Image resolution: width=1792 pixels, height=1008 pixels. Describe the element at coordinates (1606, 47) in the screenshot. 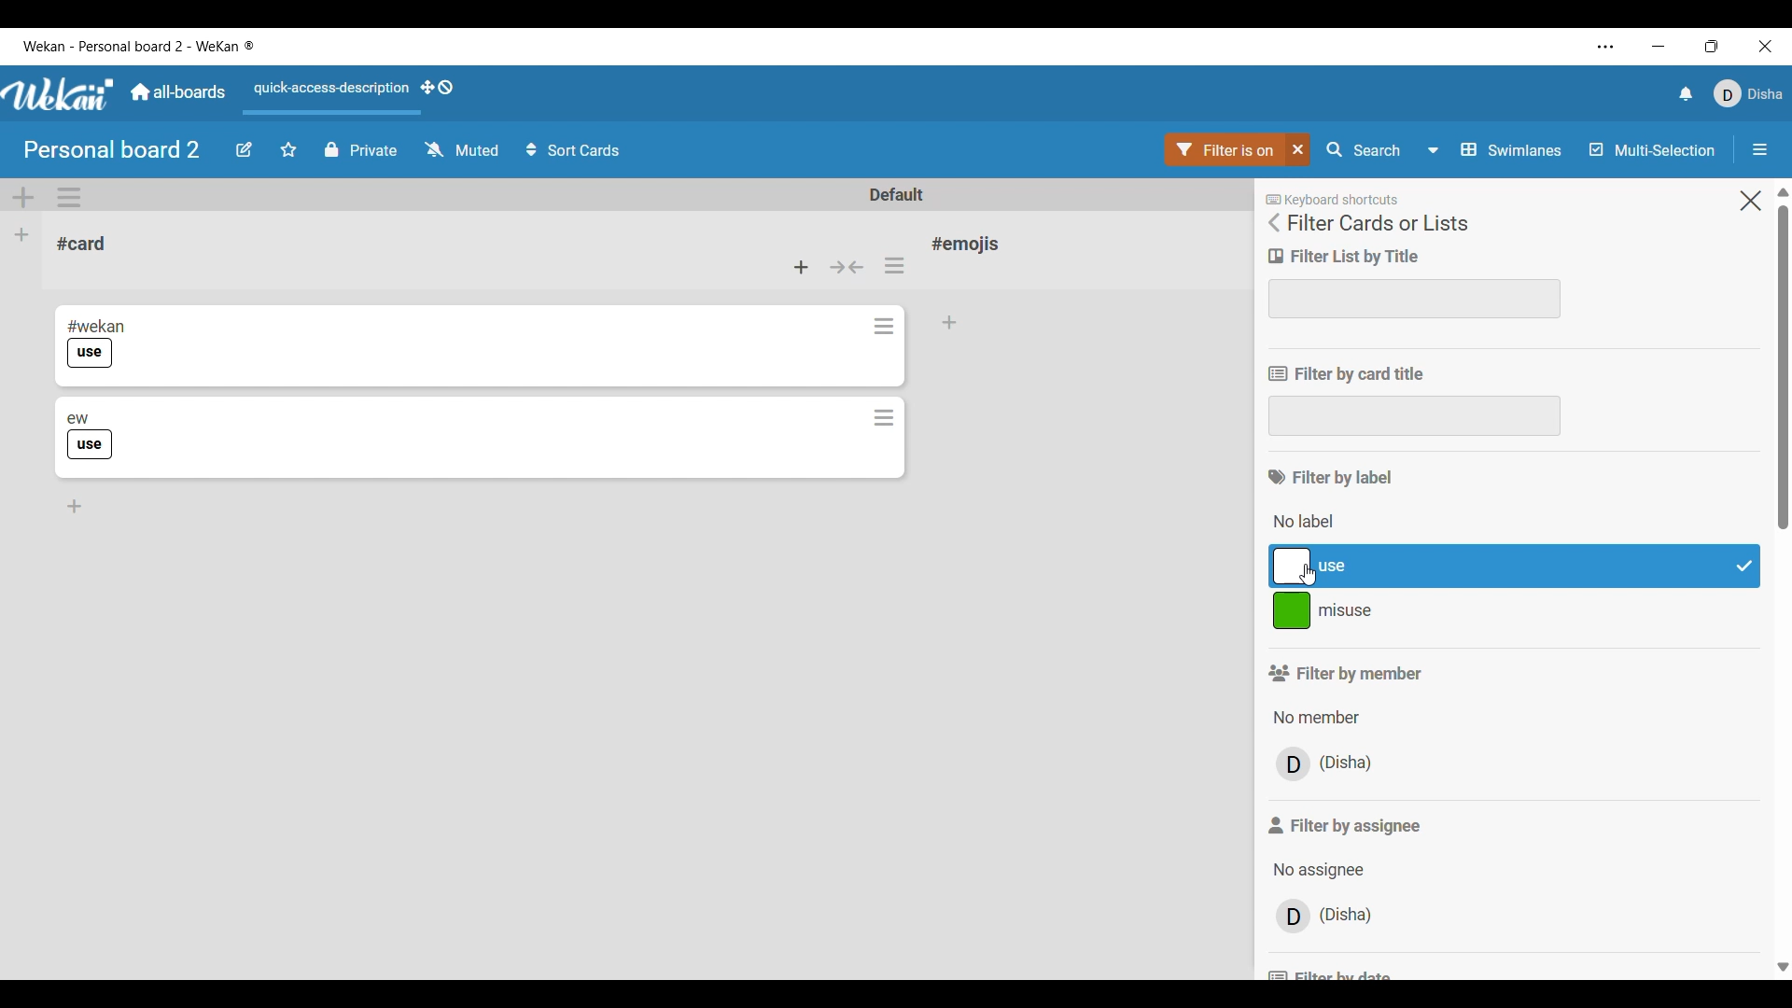

I see `Settings and more` at that location.